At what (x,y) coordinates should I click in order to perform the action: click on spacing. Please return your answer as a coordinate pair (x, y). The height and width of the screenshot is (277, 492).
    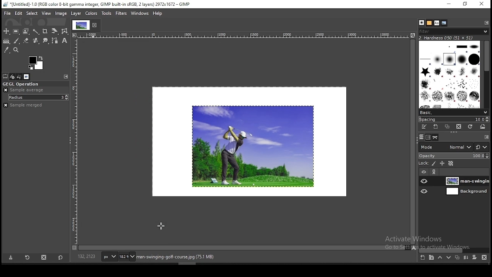
    Looking at the image, I should click on (453, 119).